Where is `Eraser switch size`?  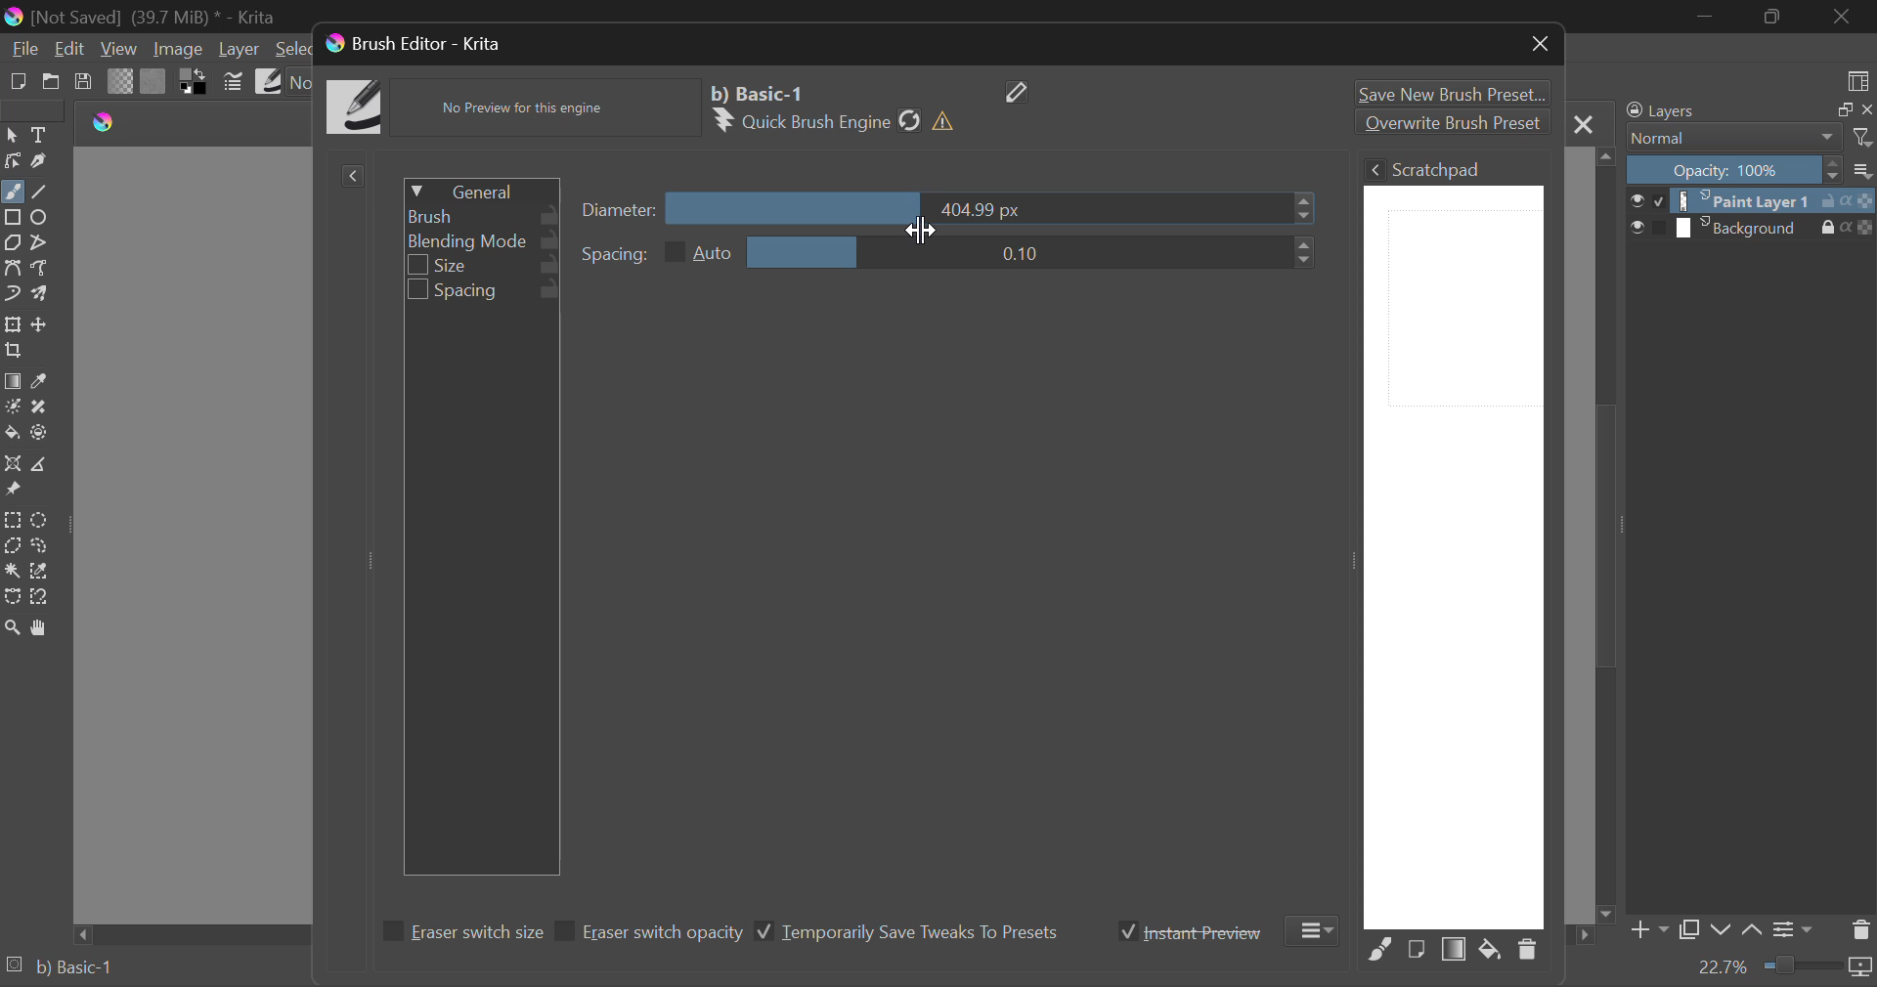
Eraser switch size is located at coordinates (459, 934).